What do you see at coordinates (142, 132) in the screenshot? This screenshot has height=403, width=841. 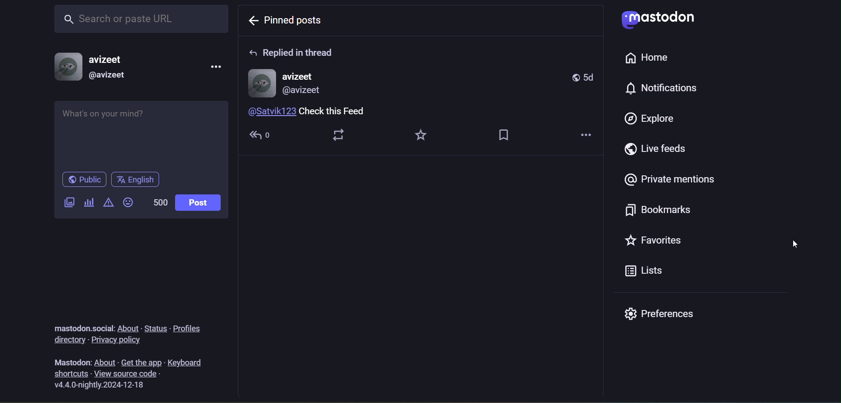 I see `whats on your mind` at bounding box center [142, 132].